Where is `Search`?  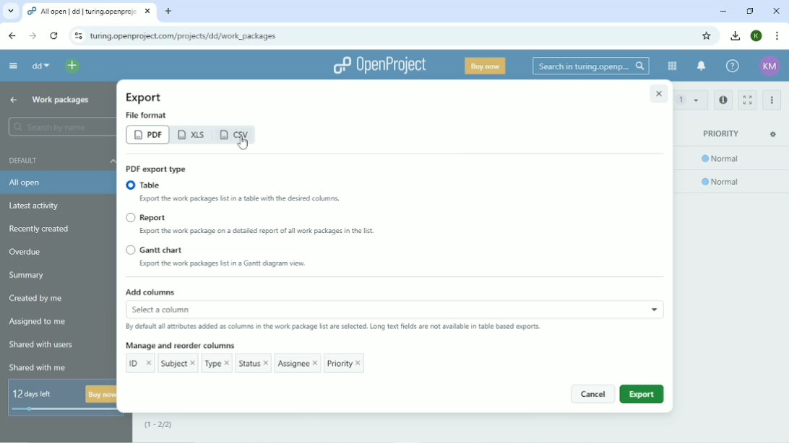
Search is located at coordinates (590, 66).